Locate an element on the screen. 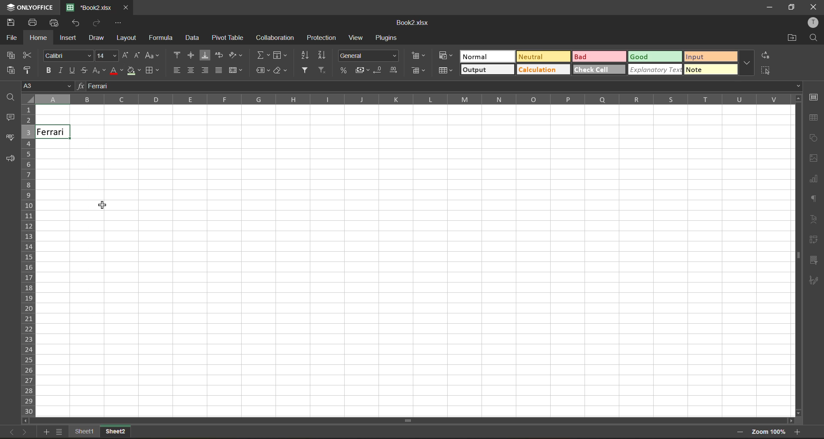 Image resolution: width=824 pixels, height=439 pixels. merge and center is located at coordinates (237, 71).